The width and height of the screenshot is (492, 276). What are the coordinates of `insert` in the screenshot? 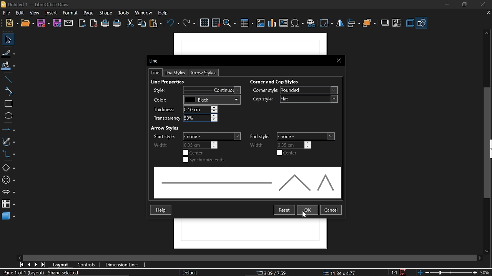 It's located at (52, 13).